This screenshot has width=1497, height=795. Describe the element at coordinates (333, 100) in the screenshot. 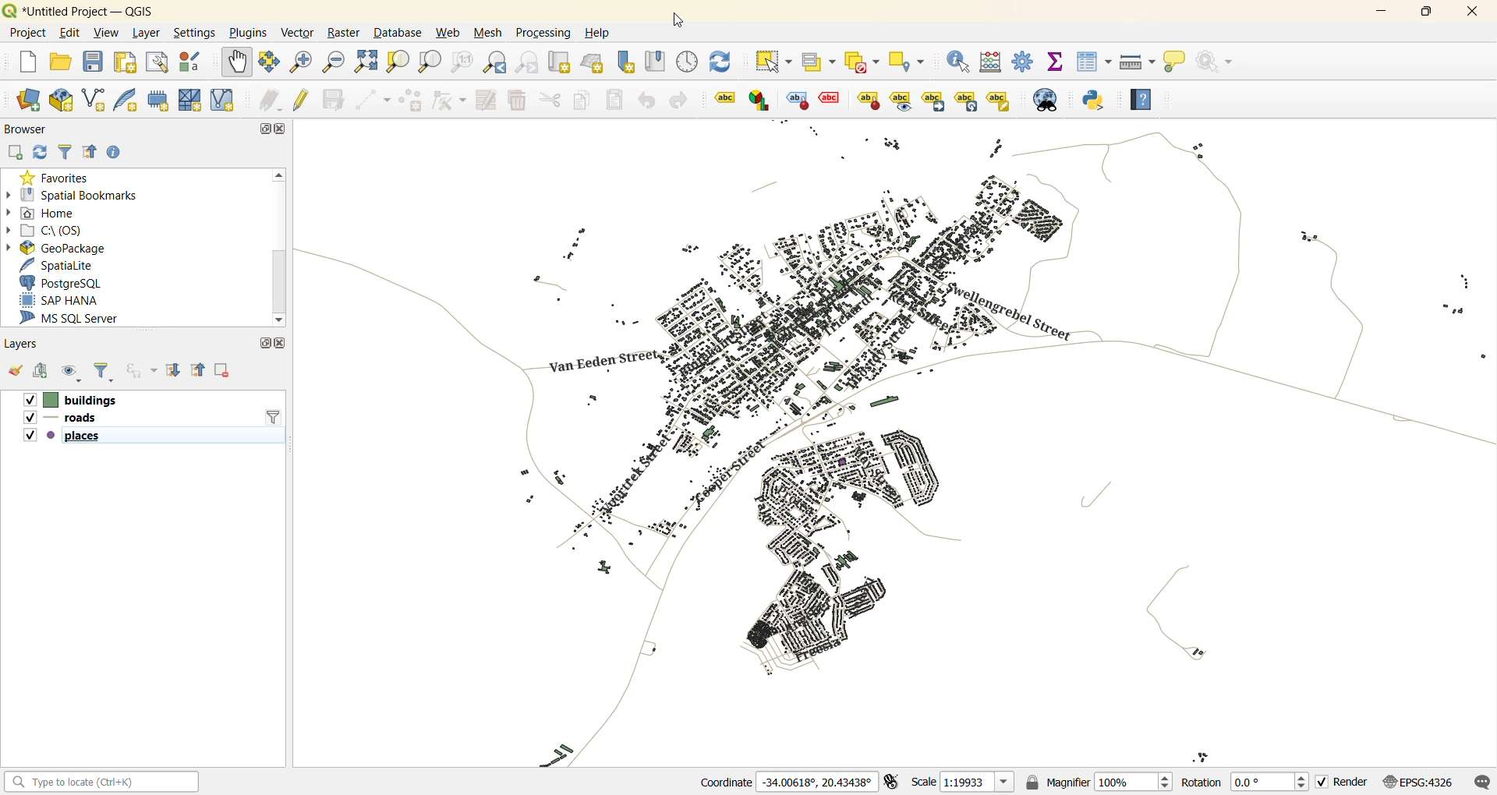

I see `save edits` at that location.